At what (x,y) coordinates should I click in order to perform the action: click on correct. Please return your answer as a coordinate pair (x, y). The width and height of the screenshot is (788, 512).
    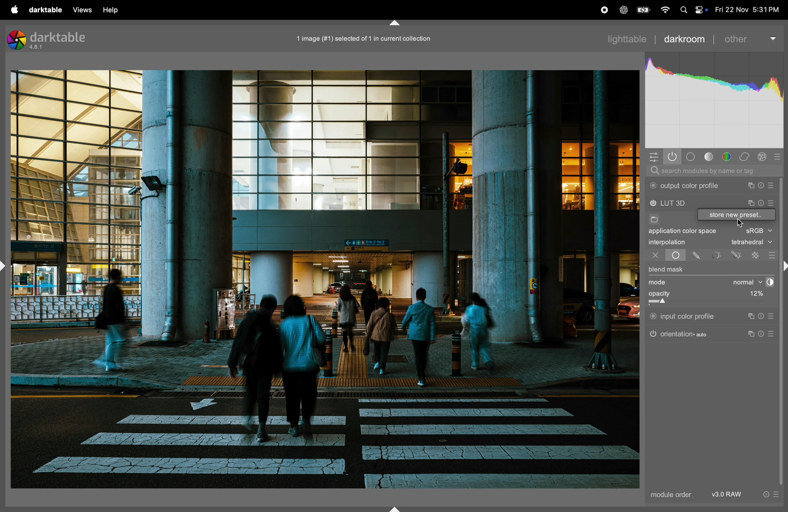
    Looking at the image, I should click on (746, 157).